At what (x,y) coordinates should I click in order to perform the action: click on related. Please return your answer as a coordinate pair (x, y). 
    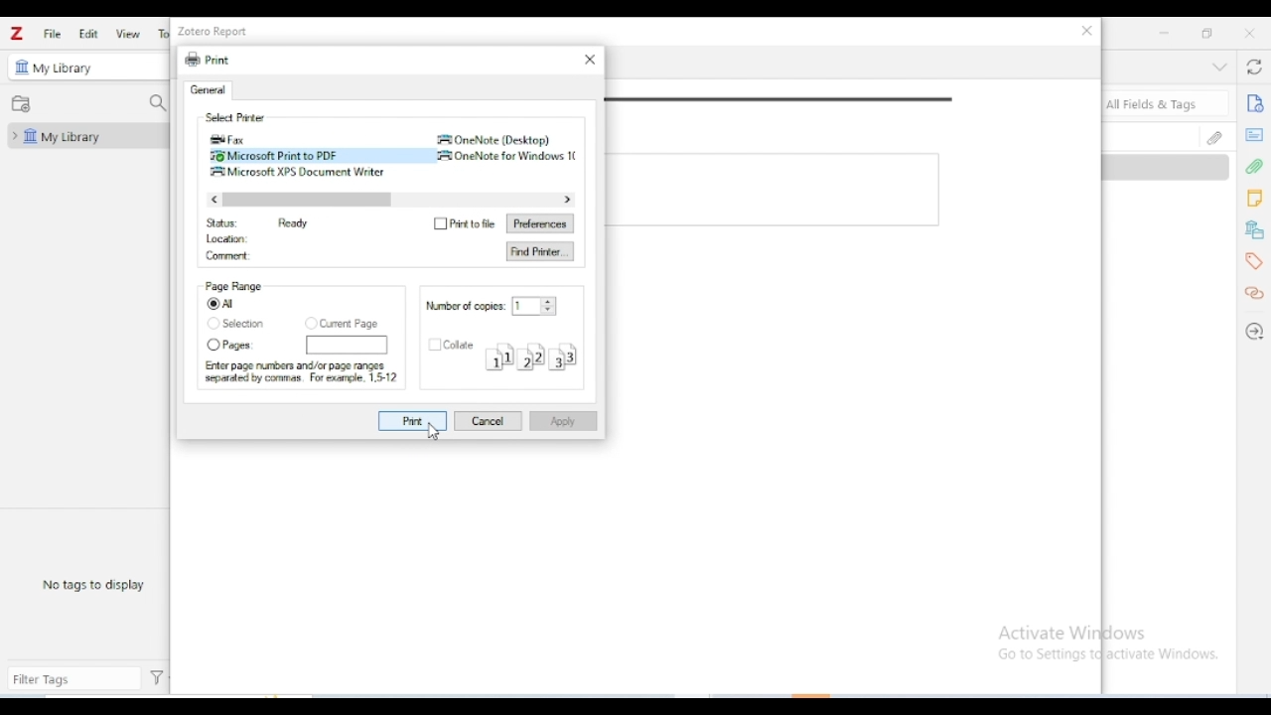
    Looking at the image, I should click on (1253, 293).